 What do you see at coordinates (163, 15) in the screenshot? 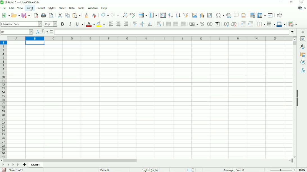
I see `Sort` at bounding box center [163, 15].